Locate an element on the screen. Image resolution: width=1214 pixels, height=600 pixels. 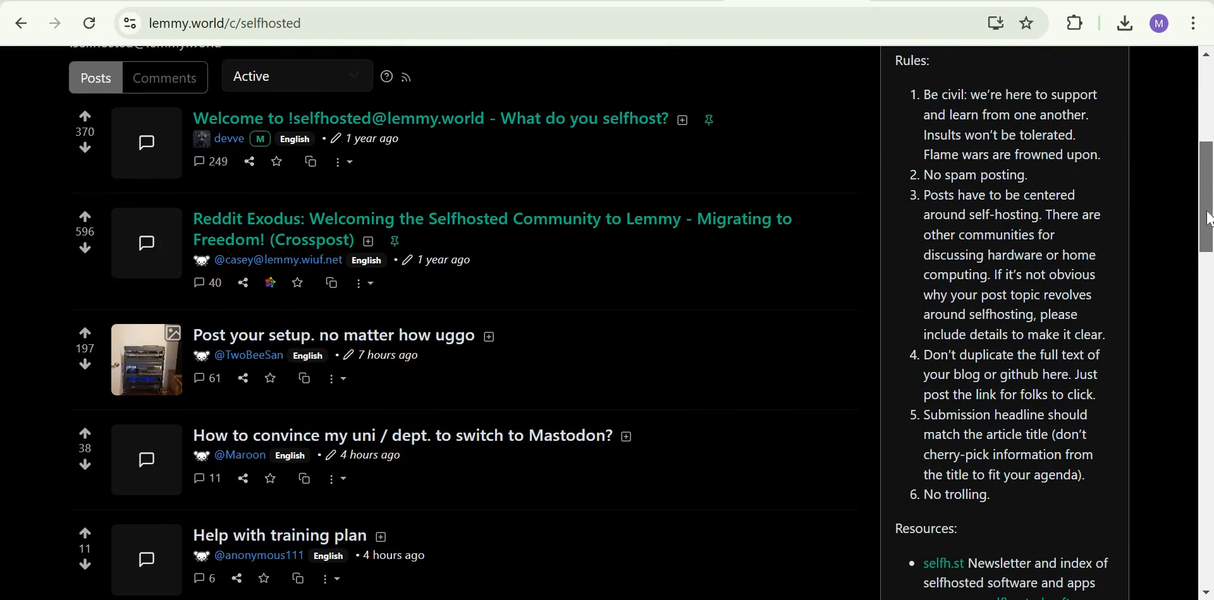
cross-post is located at coordinates (307, 378).